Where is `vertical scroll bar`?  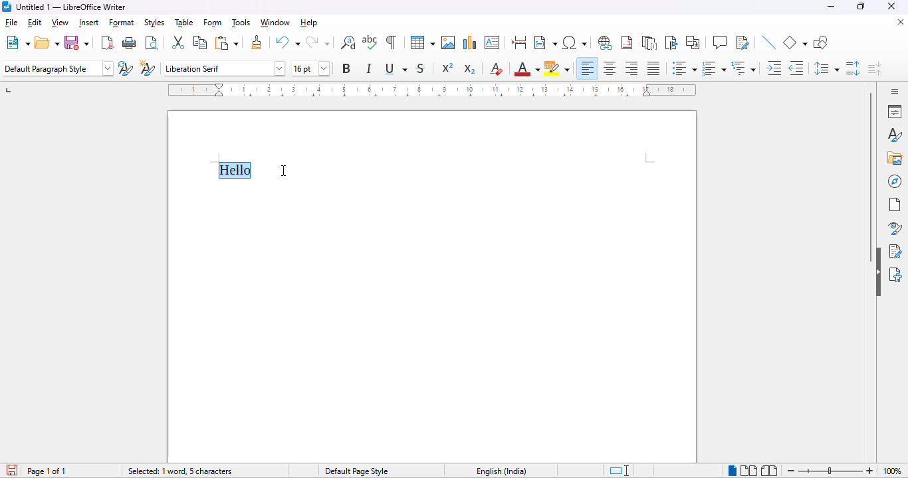 vertical scroll bar is located at coordinates (871, 177).